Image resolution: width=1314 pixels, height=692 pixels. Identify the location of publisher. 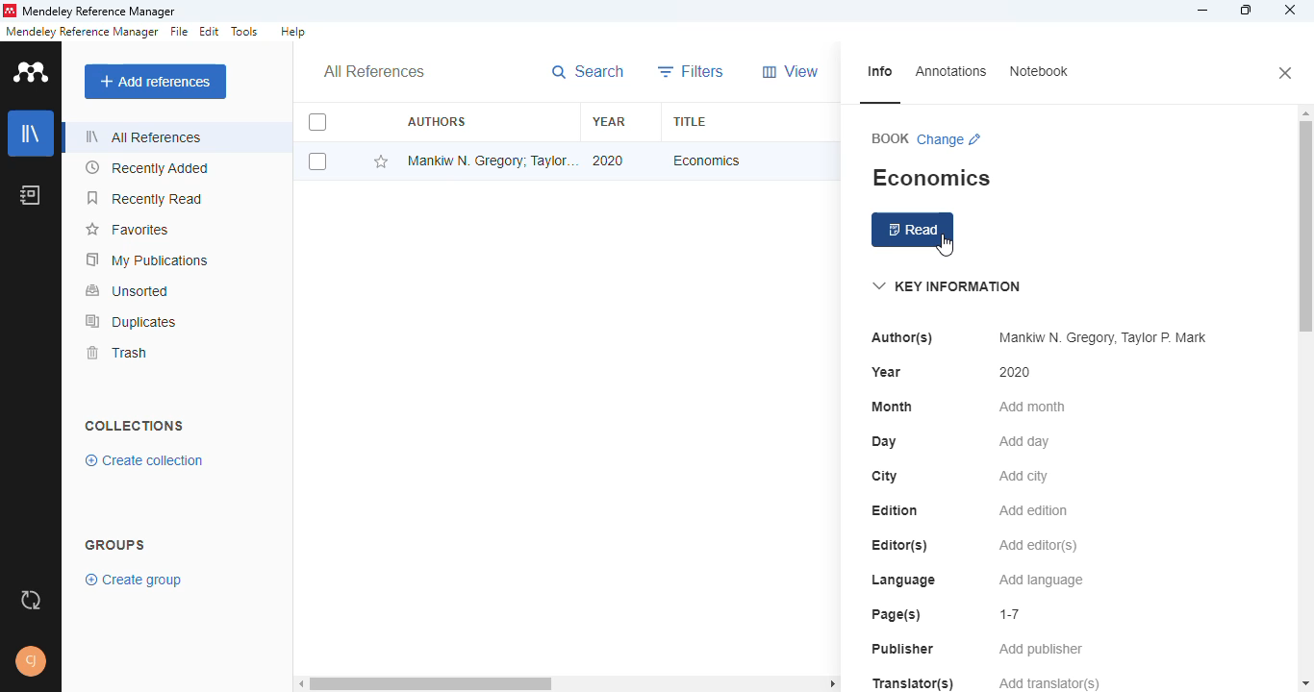
(903, 649).